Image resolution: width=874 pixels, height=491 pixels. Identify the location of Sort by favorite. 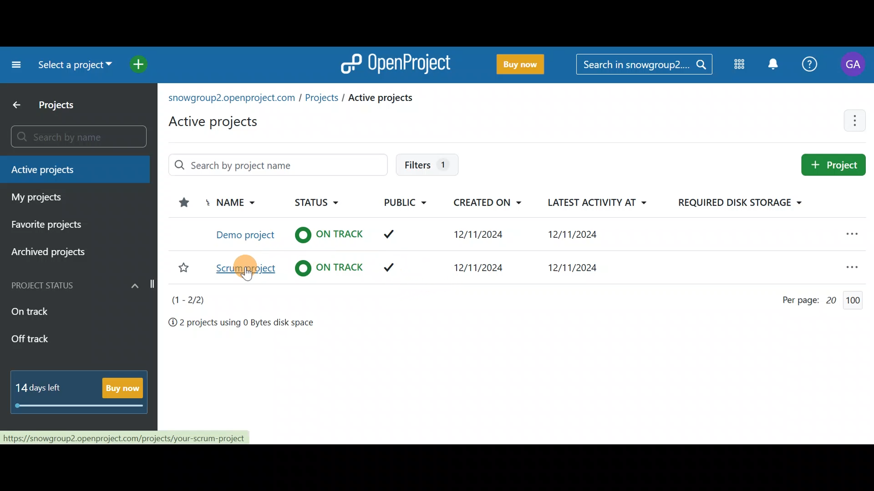
(180, 204).